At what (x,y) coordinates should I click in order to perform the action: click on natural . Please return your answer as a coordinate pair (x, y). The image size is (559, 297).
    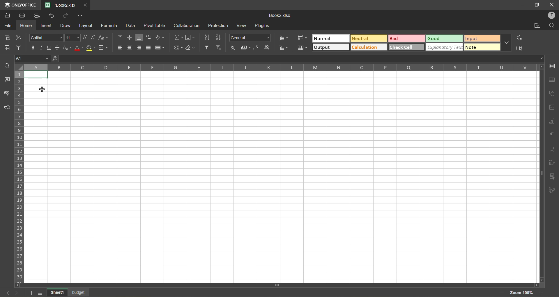
    Looking at the image, I should click on (331, 38).